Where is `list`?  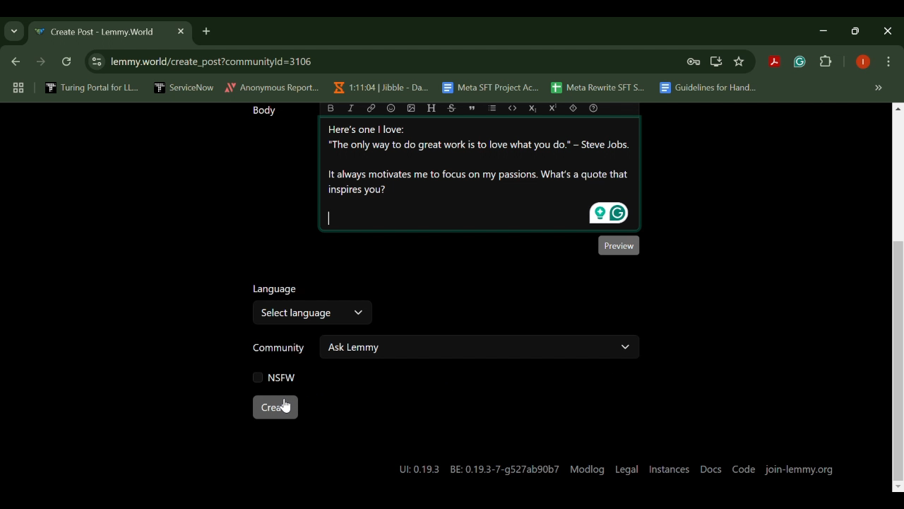 list is located at coordinates (494, 108).